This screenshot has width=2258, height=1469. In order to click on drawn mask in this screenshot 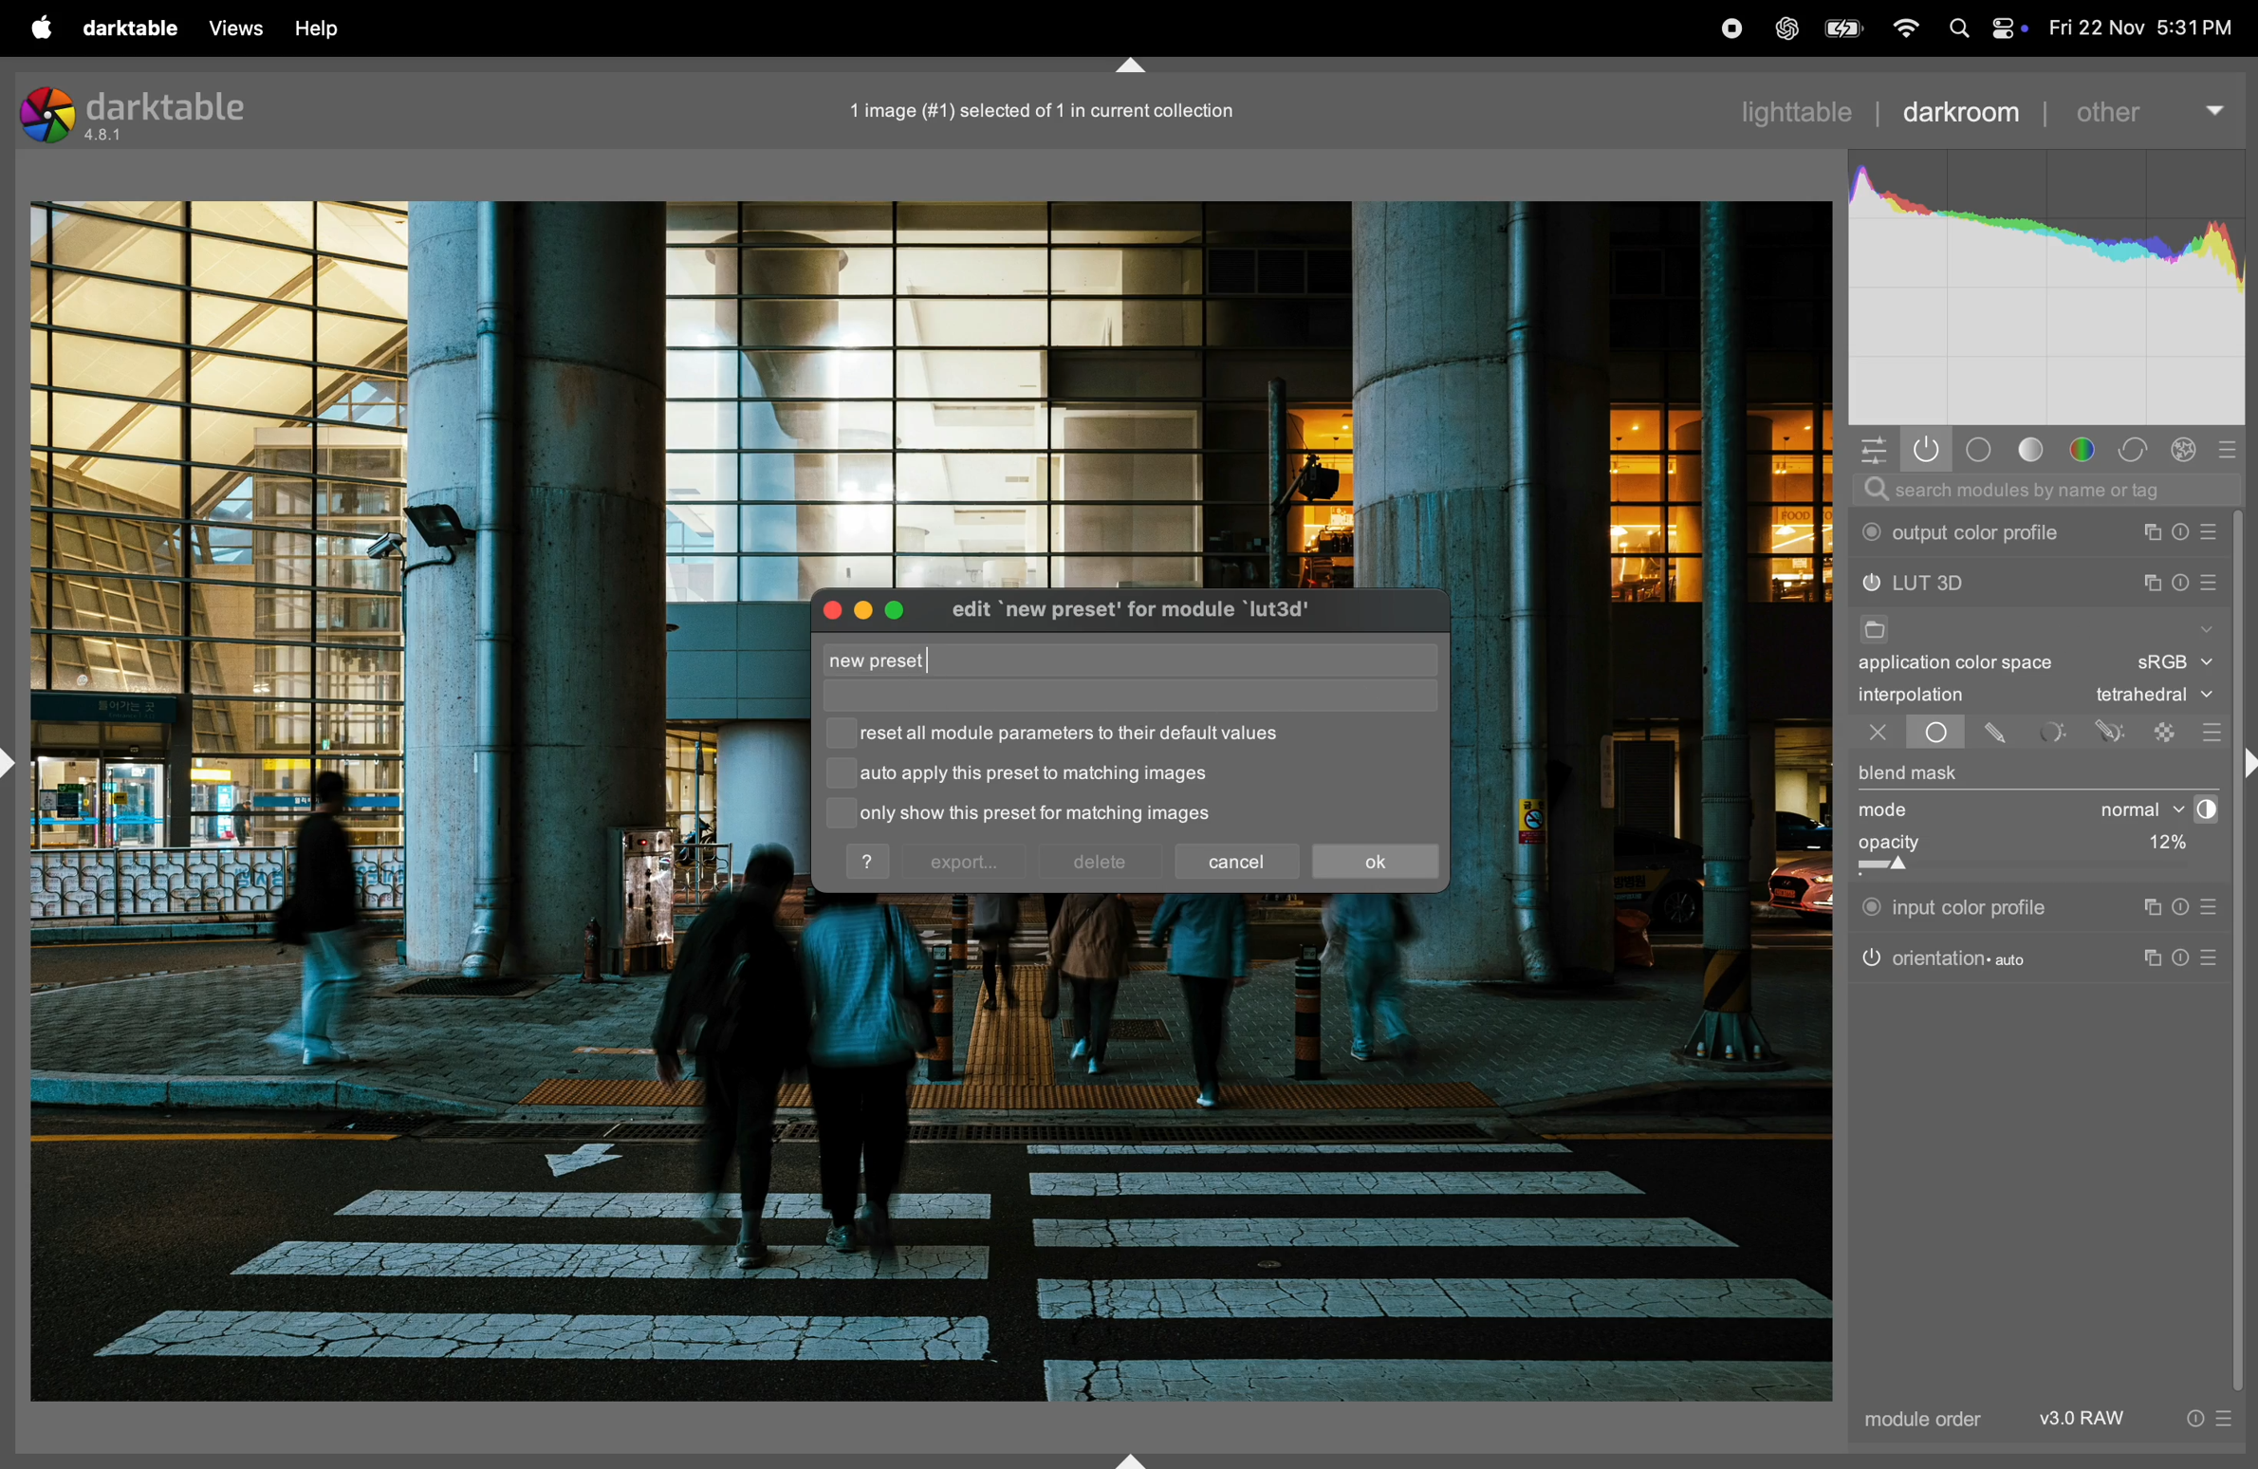, I will do `click(1999, 734)`.